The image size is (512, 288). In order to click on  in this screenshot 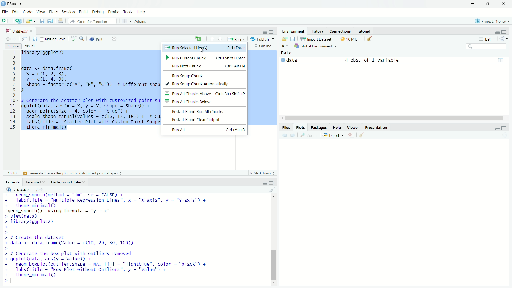, I will do `click(376, 127)`.